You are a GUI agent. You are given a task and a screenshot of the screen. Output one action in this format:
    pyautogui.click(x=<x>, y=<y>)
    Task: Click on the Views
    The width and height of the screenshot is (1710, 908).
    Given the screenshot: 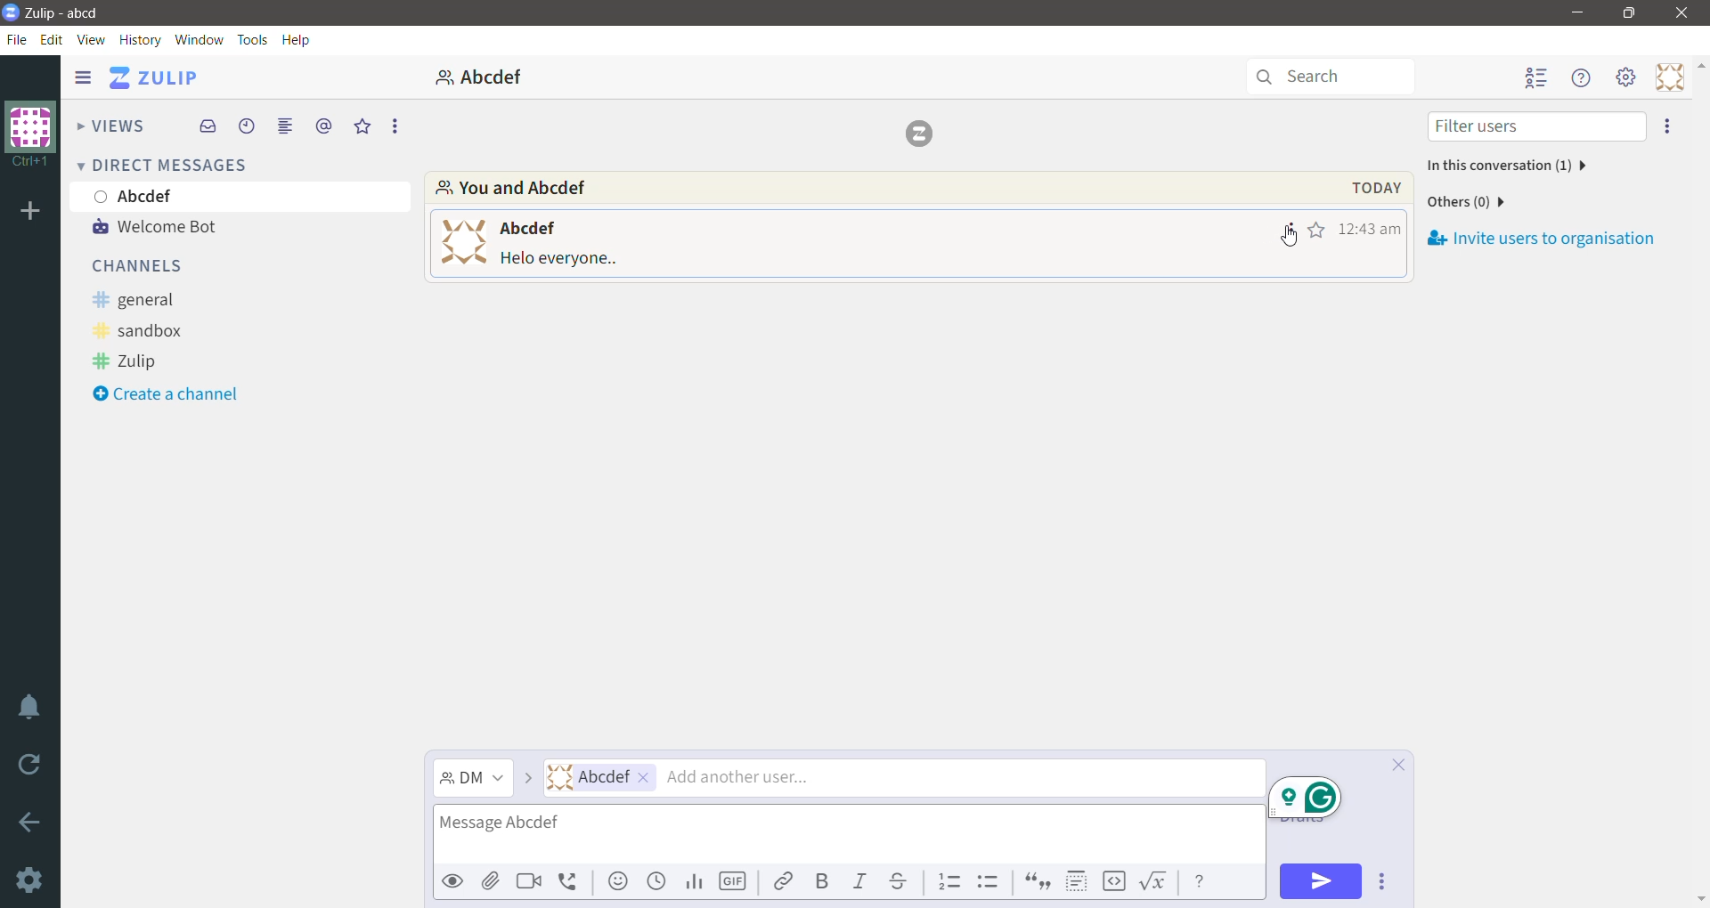 What is the action you would take?
    pyautogui.click(x=110, y=124)
    